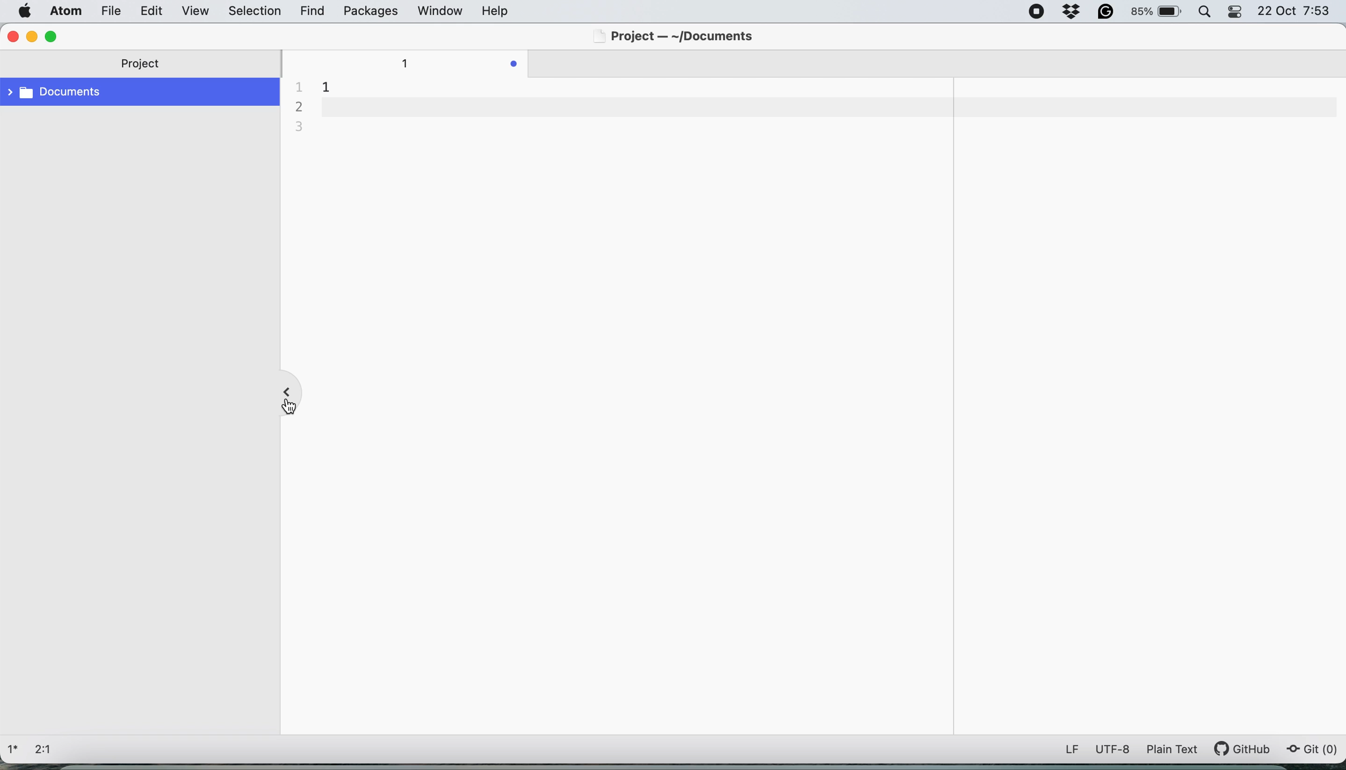  What do you see at coordinates (255, 12) in the screenshot?
I see `selection` at bounding box center [255, 12].